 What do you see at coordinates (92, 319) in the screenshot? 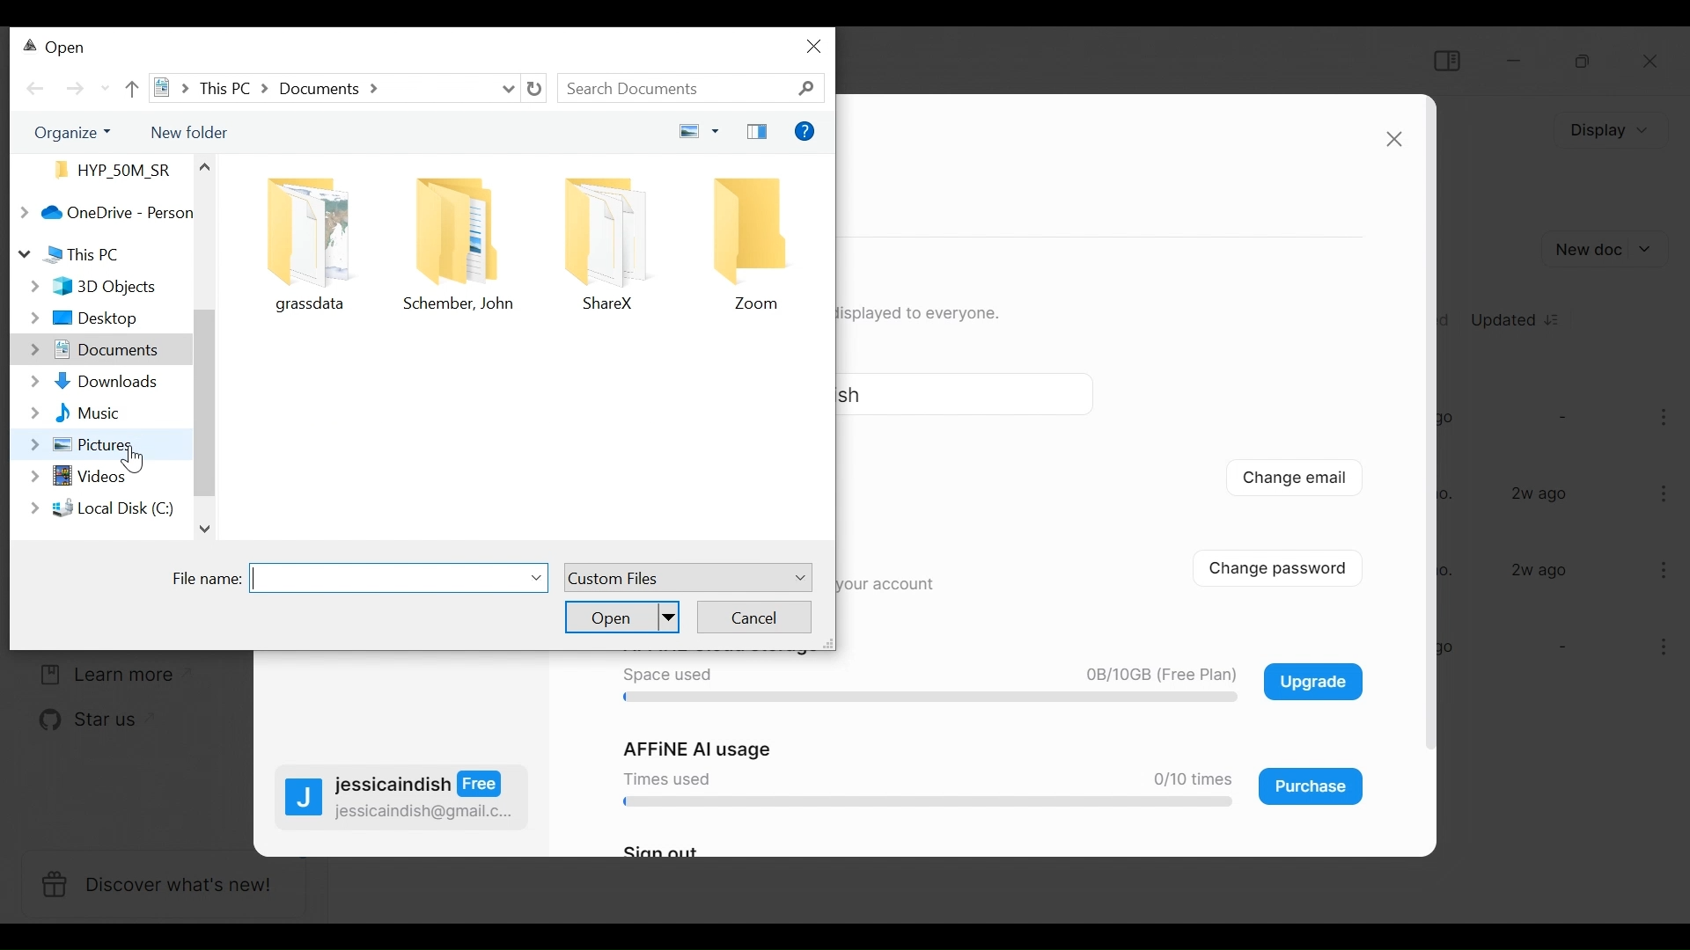
I see `Desktop` at bounding box center [92, 319].